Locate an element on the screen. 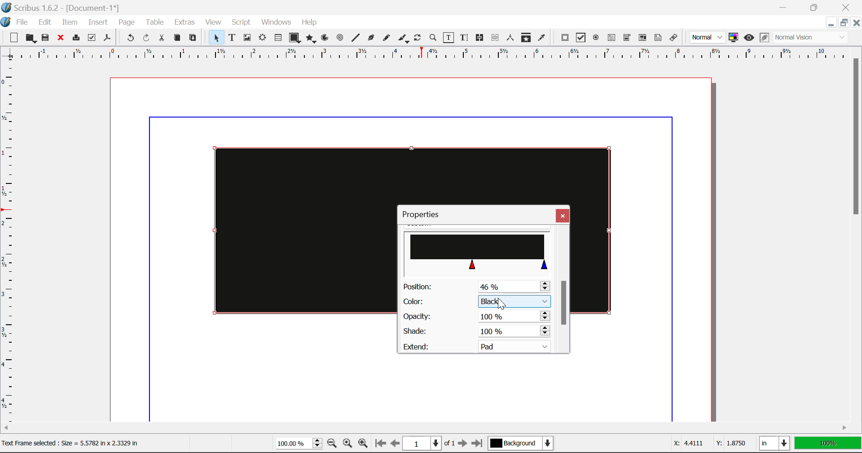 The width and height of the screenshot is (862, 453). Print is located at coordinates (75, 38).